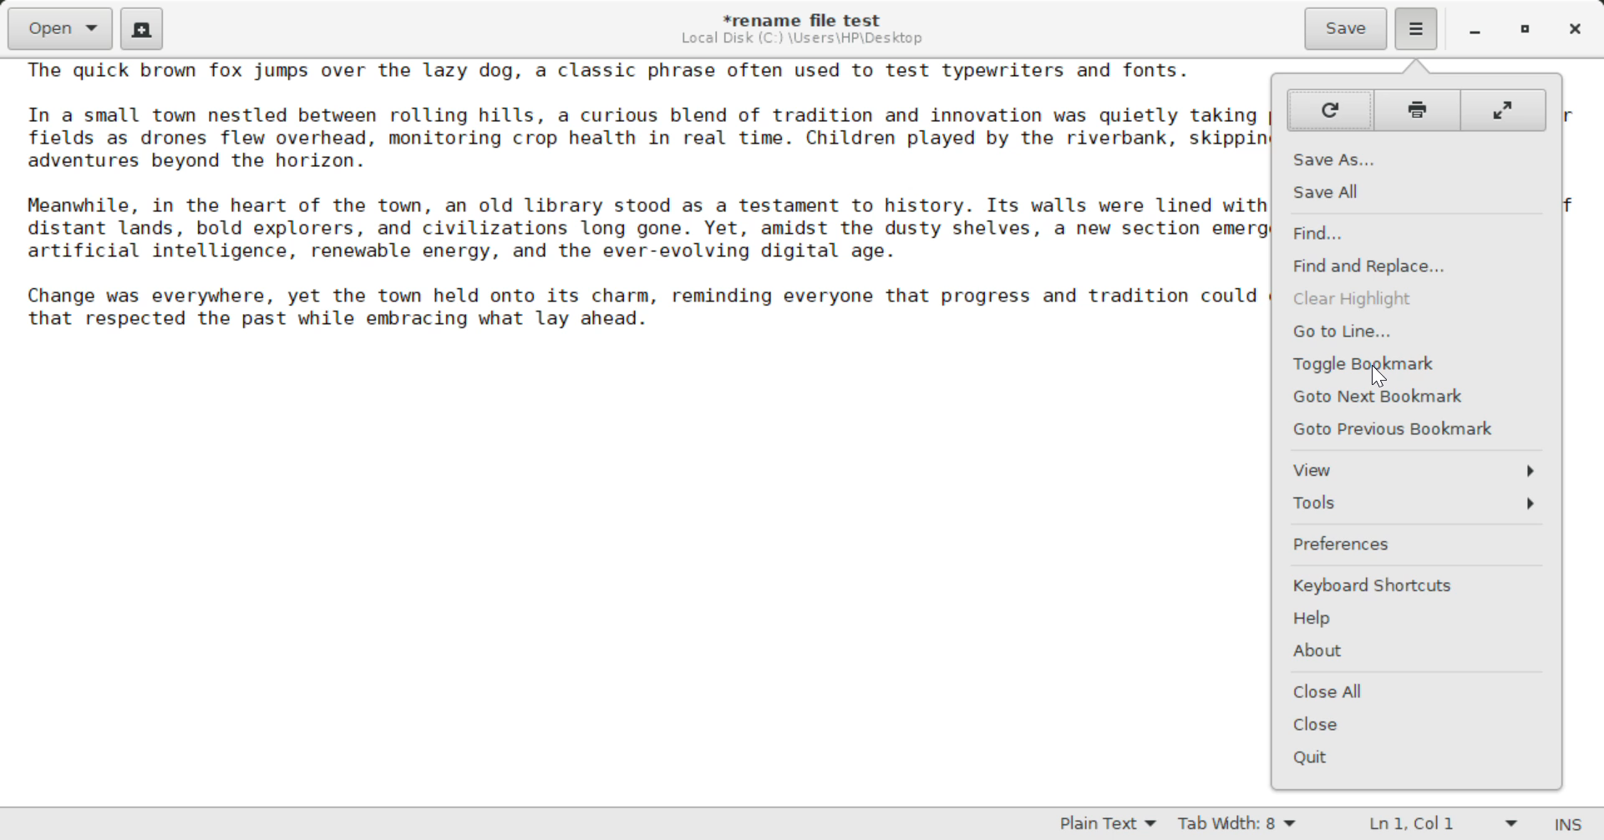 The image size is (1604, 840). What do you see at coordinates (1414, 266) in the screenshot?
I see `Find and Replace` at bounding box center [1414, 266].